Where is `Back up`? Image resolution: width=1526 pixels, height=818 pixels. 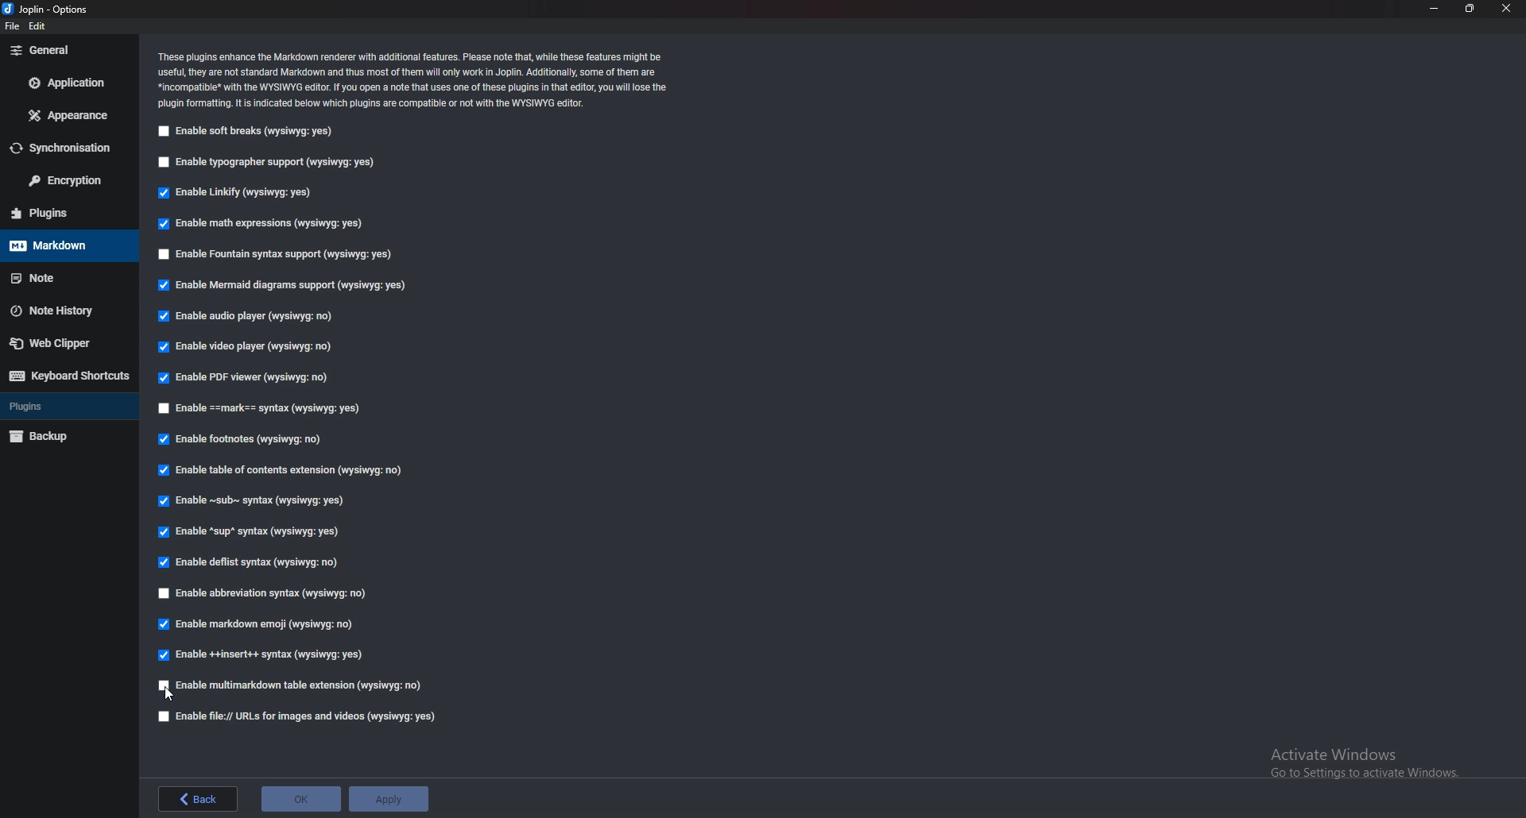
Back up is located at coordinates (64, 438).